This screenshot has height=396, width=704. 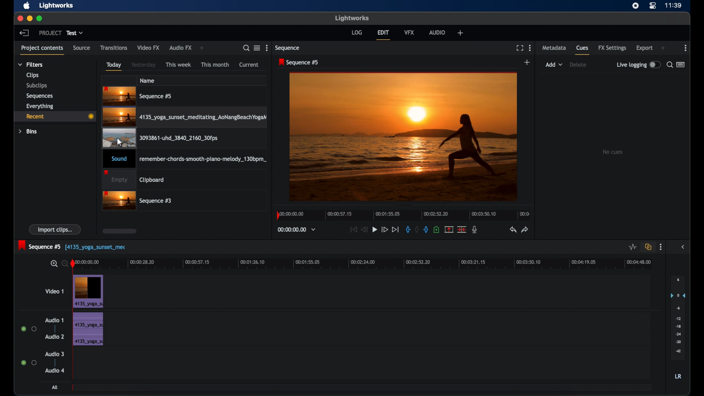 What do you see at coordinates (55, 353) in the screenshot?
I see `audio 3` at bounding box center [55, 353].